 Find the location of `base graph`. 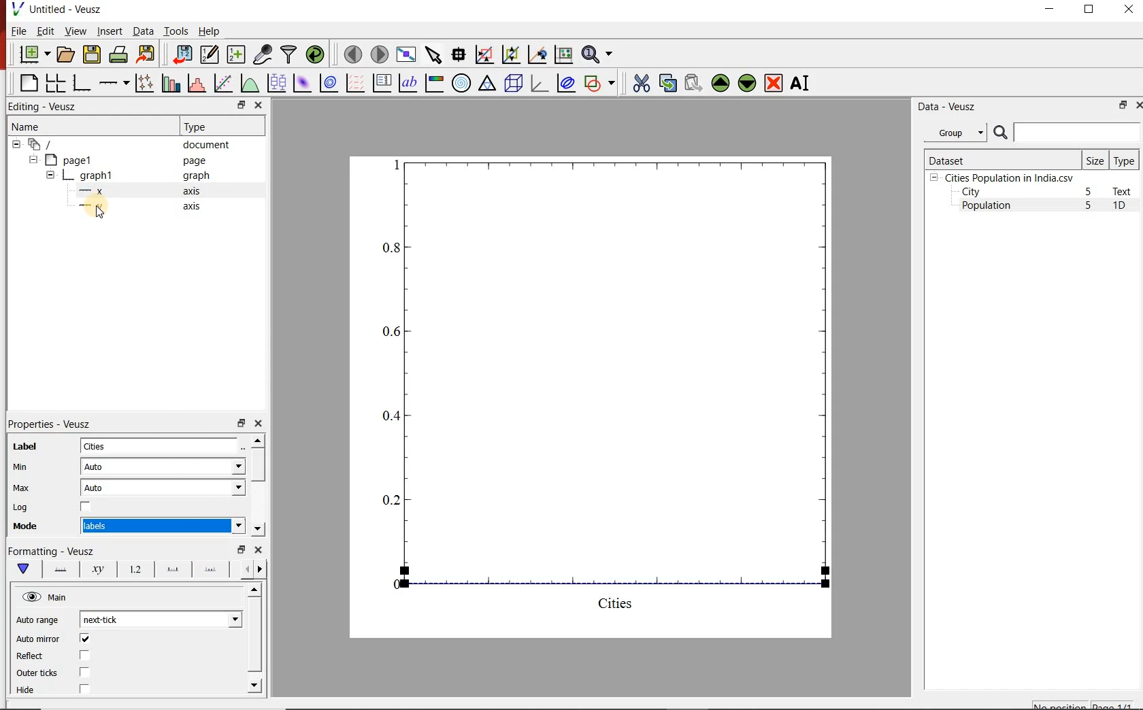

base graph is located at coordinates (80, 83).